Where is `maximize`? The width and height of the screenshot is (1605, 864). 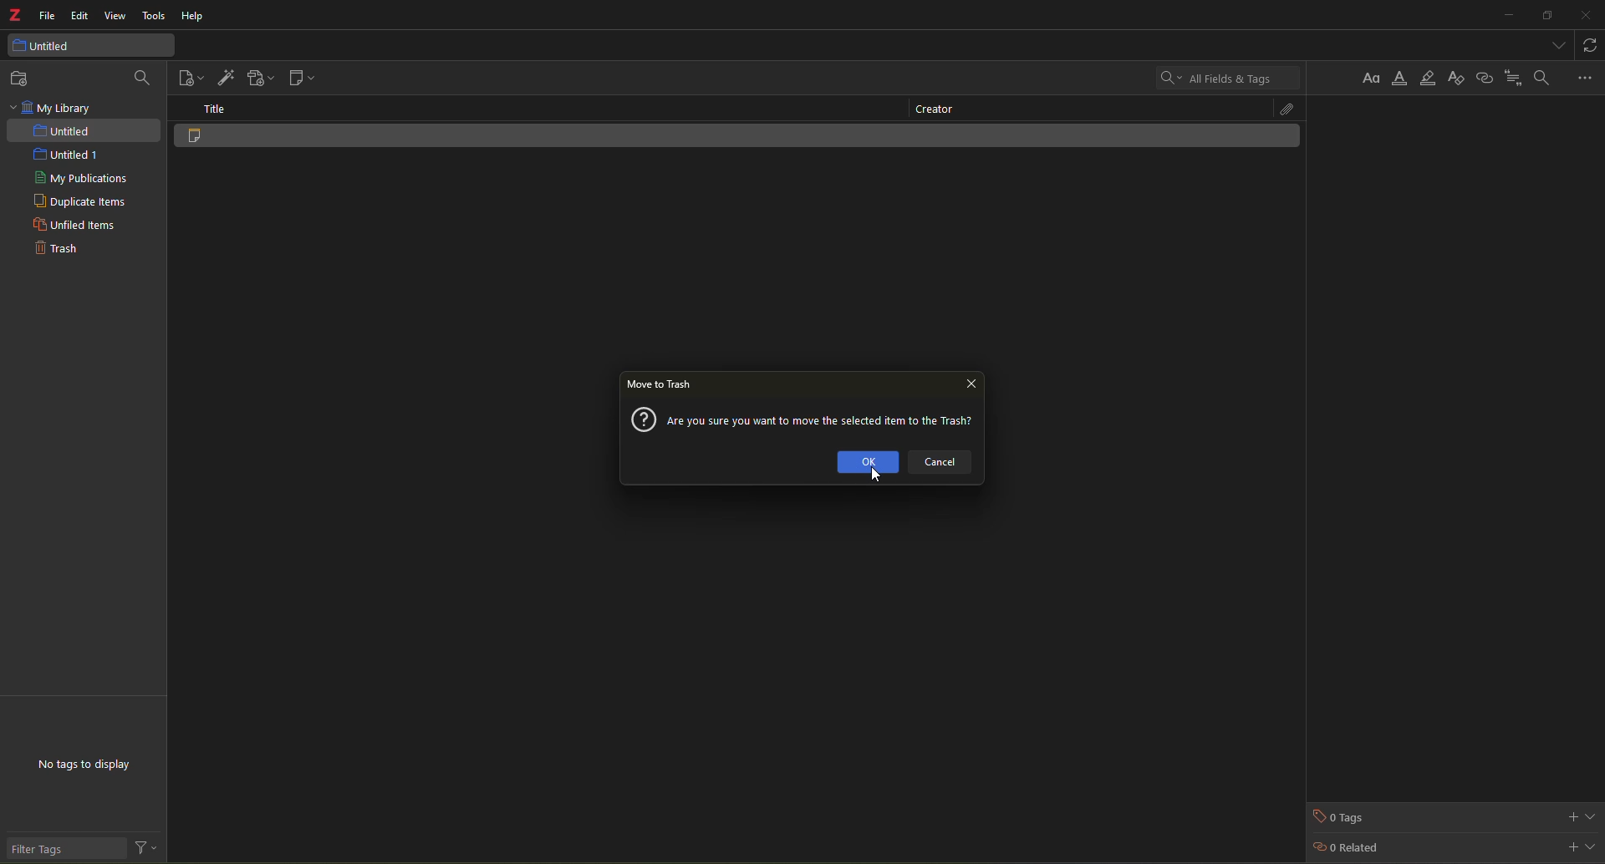
maximize is located at coordinates (1545, 16).